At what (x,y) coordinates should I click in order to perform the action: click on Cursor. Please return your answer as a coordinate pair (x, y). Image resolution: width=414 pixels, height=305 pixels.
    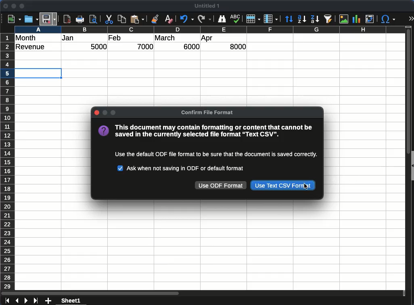
    Looking at the image, I should click on (305, 187).